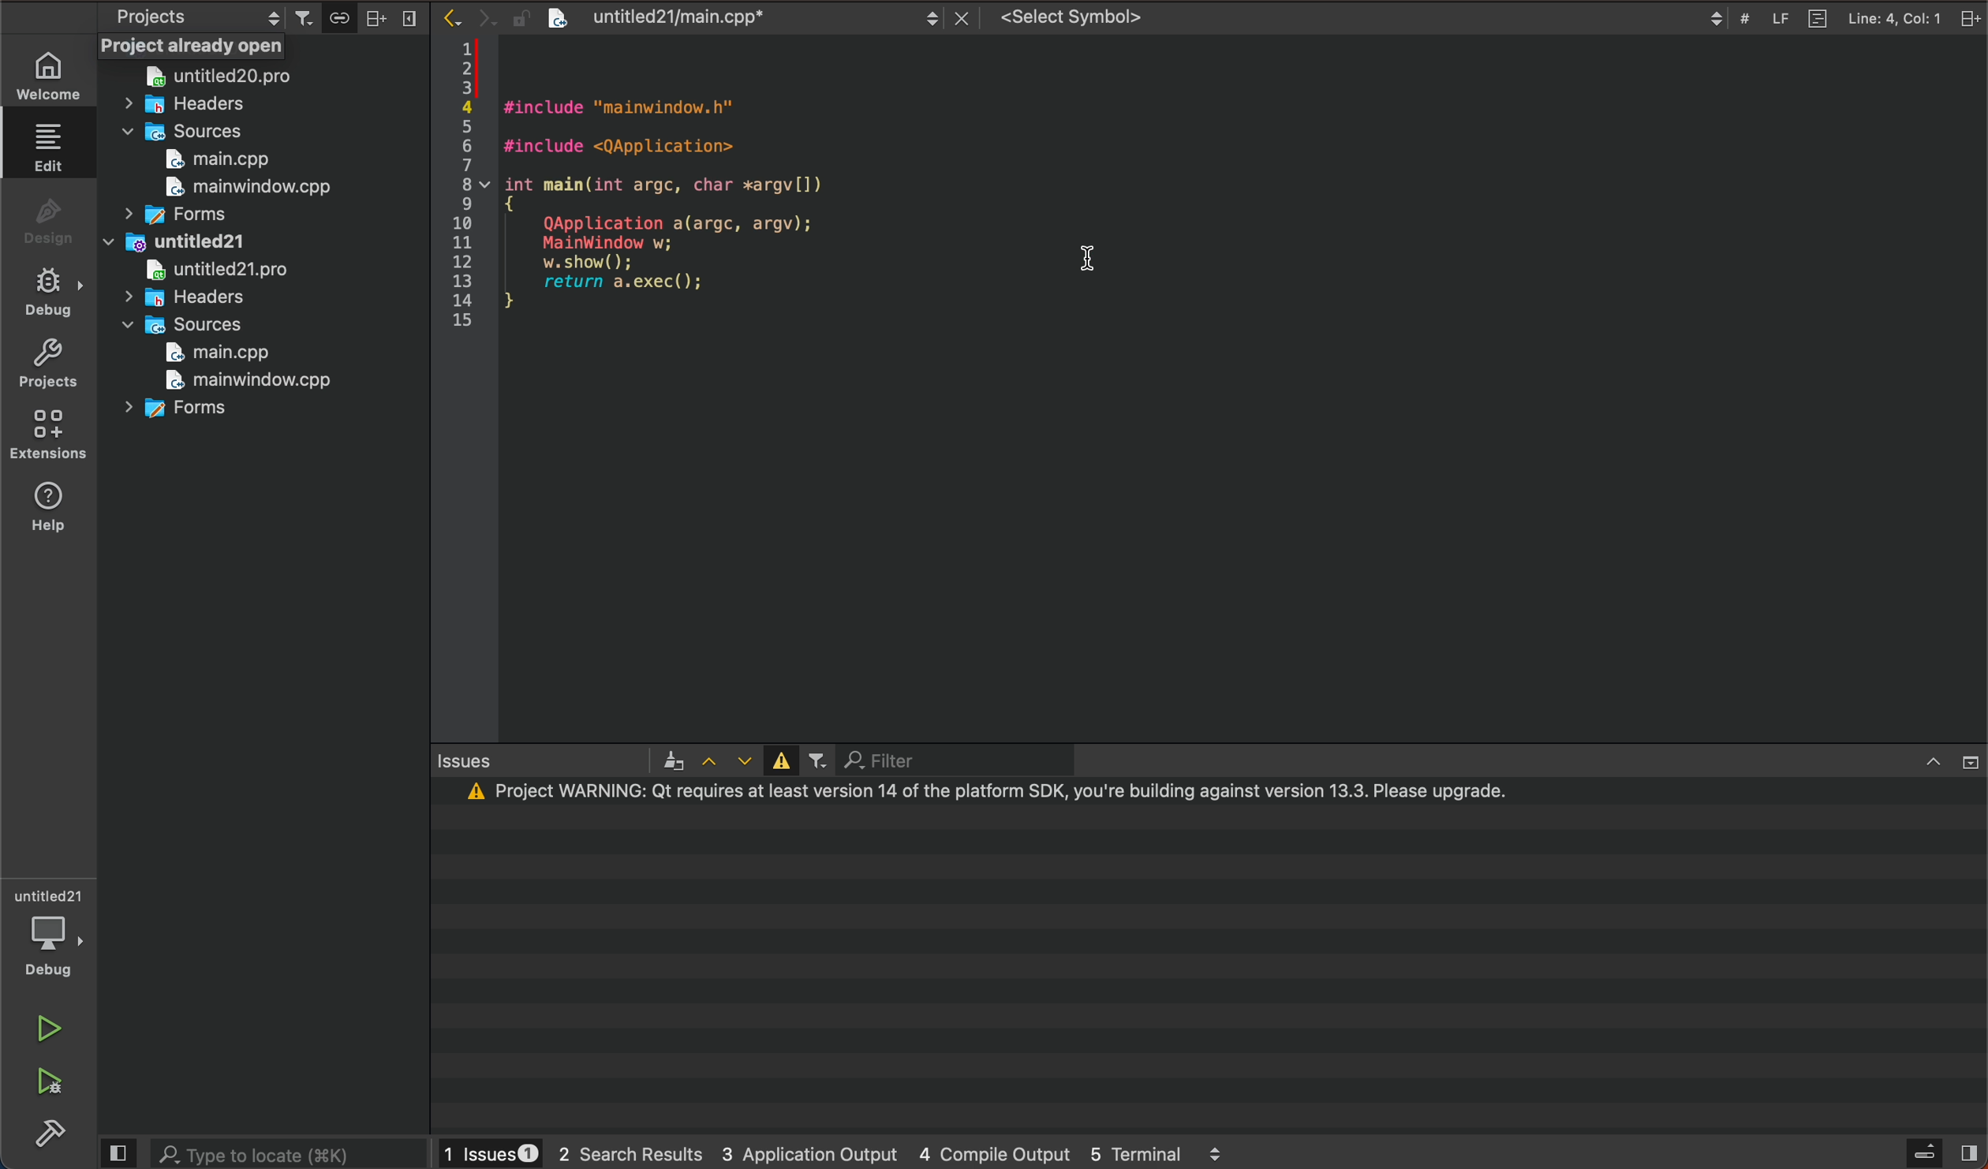 This screenshot has width=1988, height=1169. What do you see at coordinates (241, 189) in the screenshot?
I see `main window` at bounding box center [241, 189].